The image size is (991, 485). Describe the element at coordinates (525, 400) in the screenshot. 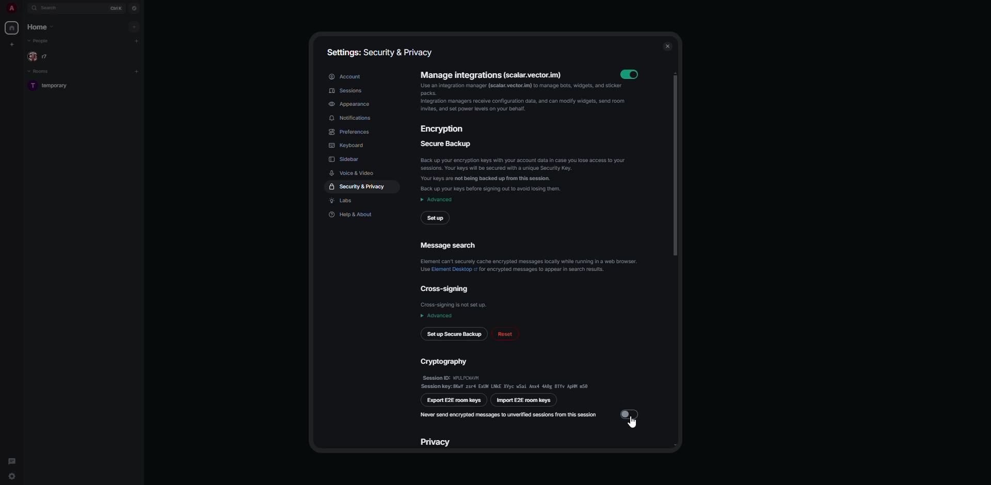

I see `import e2e room keys` at that location.